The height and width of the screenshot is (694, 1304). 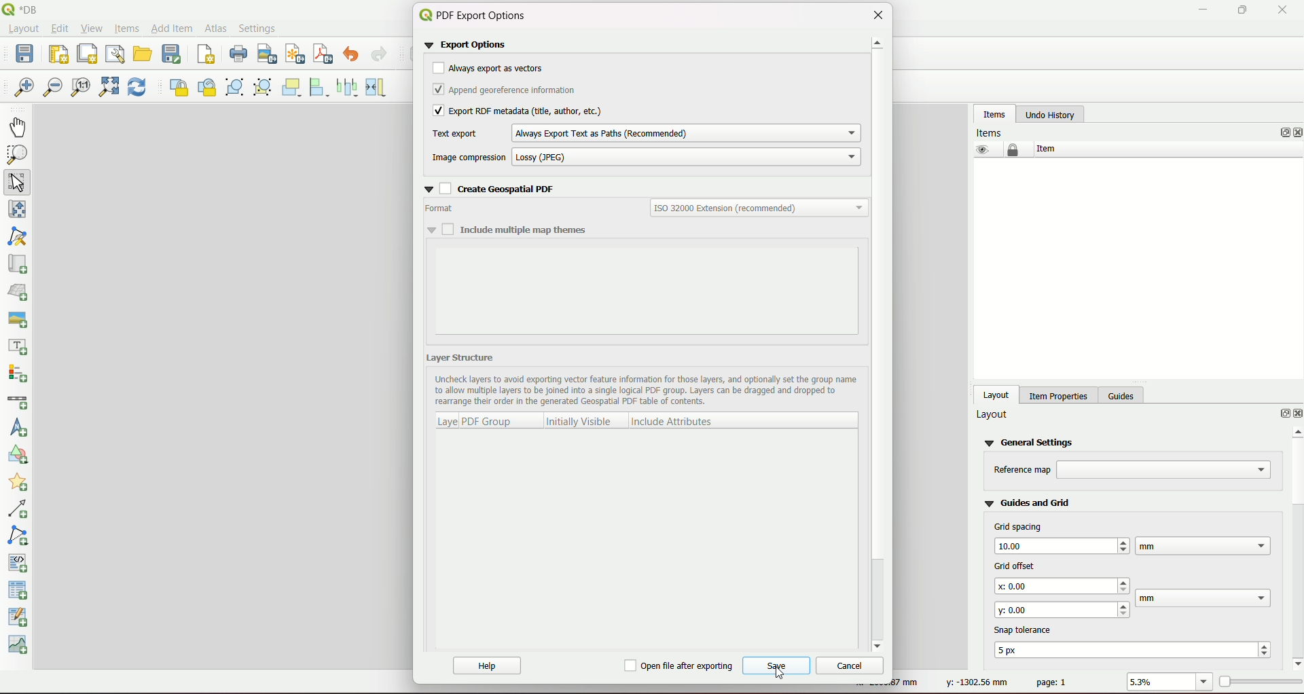 I want to click on cancel, so click(x=848, y=665).